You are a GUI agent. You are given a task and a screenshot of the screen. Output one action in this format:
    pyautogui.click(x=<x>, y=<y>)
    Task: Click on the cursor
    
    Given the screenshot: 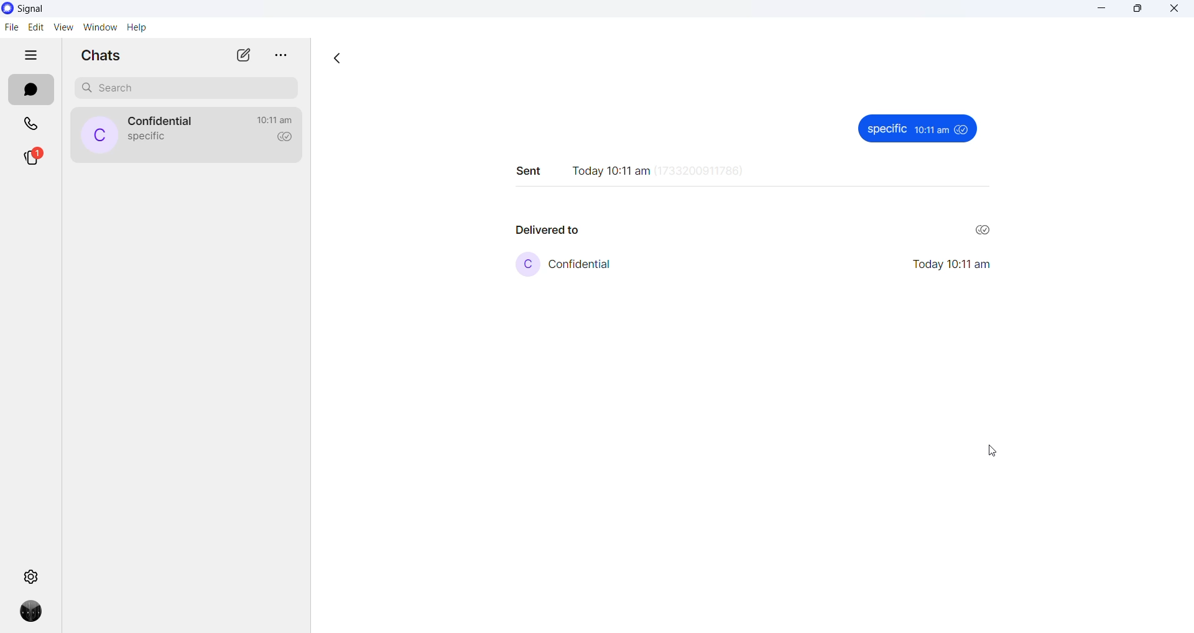 What is the action you would take?
    pyautogui.click(x=995, y=451)
    